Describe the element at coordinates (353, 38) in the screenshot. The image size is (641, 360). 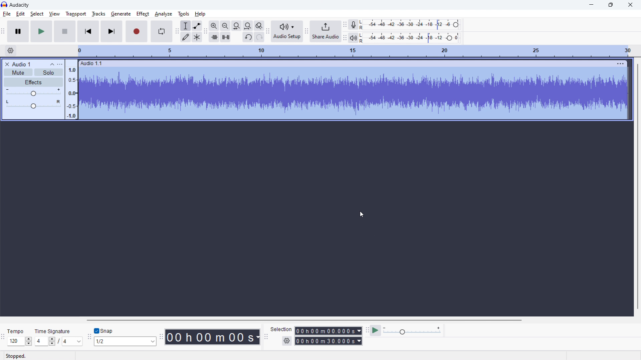
I see `playback meter ` at that location.